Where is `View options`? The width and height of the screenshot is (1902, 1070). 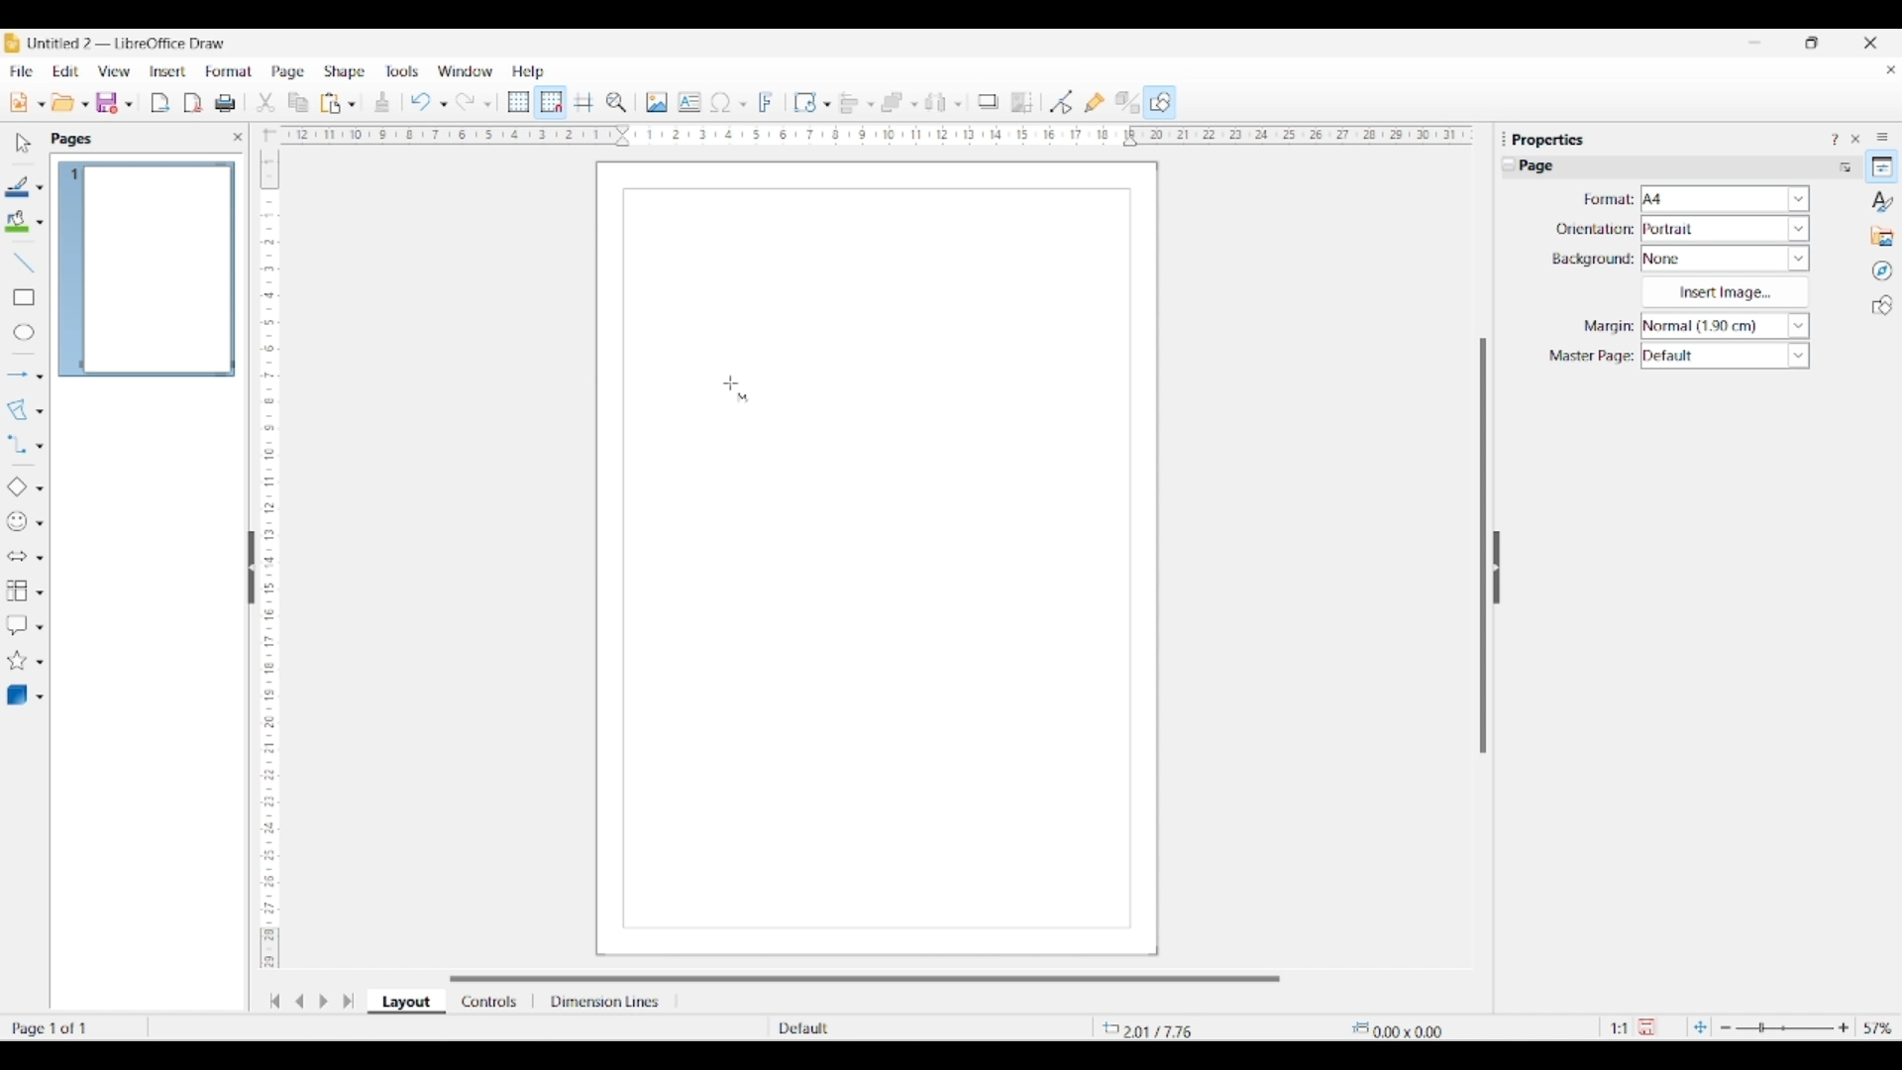
View options is located at coordinates (113, 71).